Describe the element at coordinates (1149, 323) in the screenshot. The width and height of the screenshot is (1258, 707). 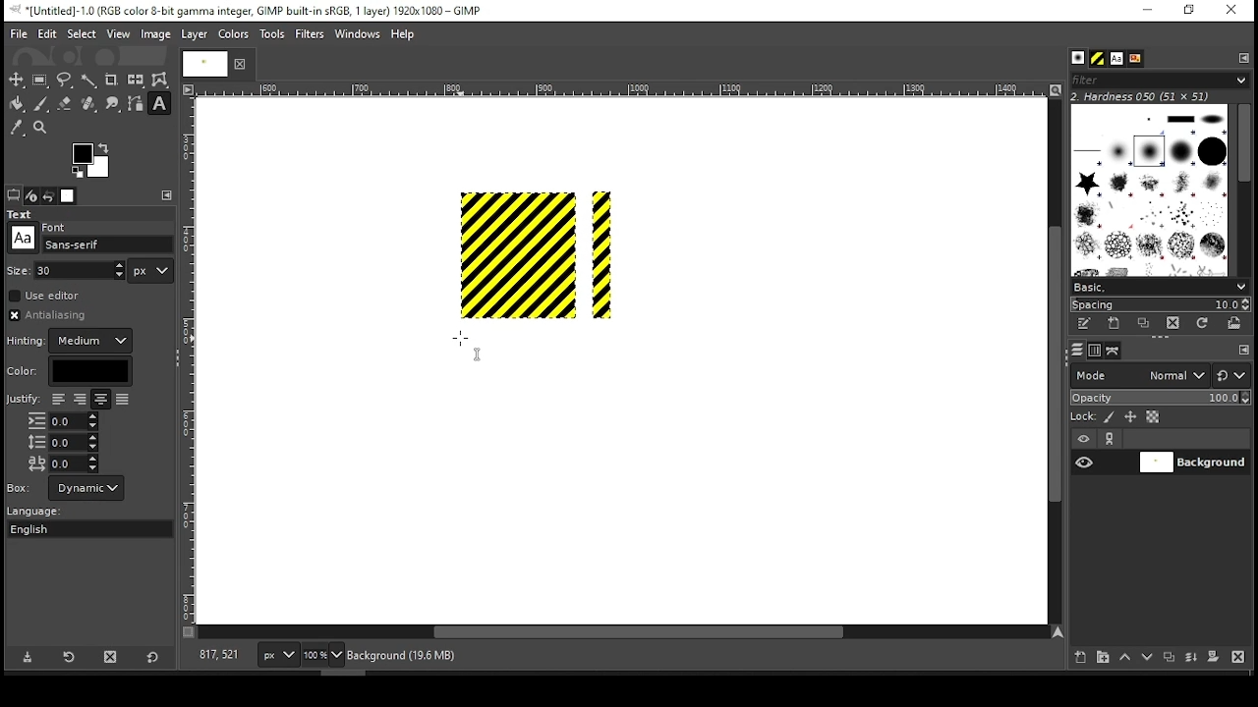
I see `duplicate this brush` at that location.